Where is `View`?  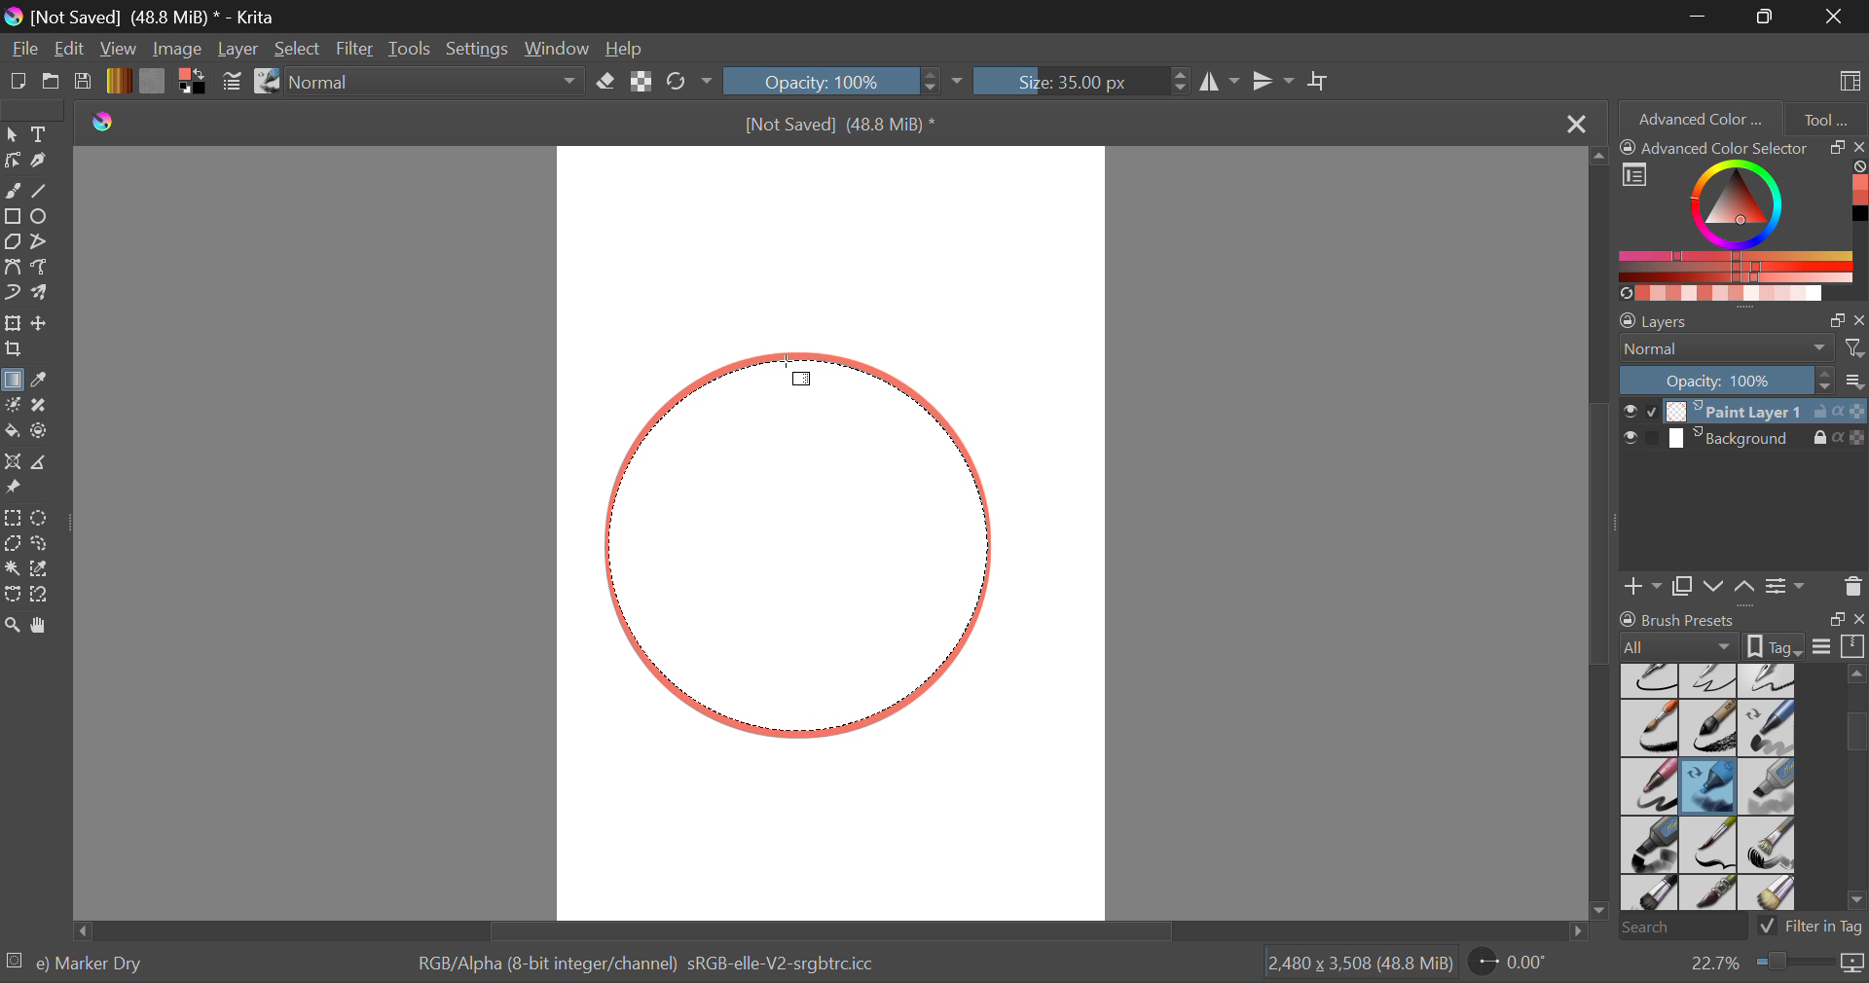
View is located at coordinates (121, 50).